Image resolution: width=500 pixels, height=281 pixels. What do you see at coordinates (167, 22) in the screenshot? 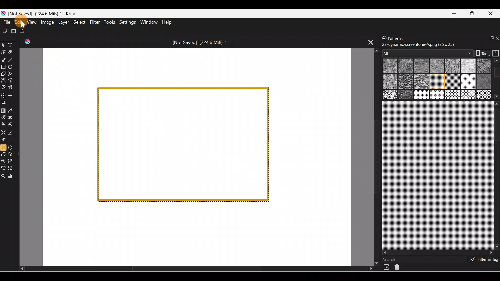
I see `Help` at bounding box center [167, 22].